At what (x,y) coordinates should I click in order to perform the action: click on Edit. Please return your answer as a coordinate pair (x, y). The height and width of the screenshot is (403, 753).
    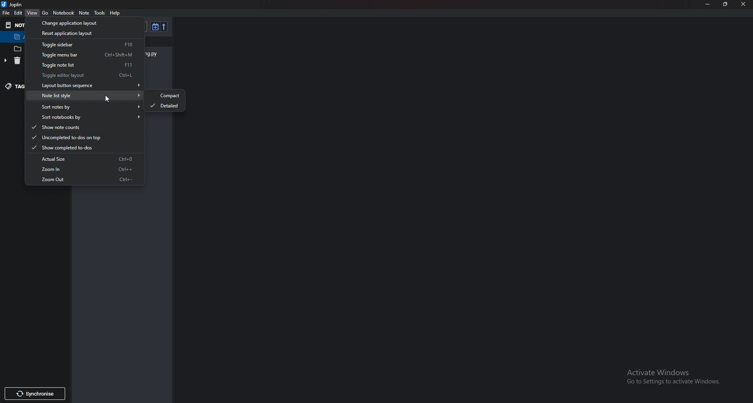
    Looking at the image, I should click on (18, 13).